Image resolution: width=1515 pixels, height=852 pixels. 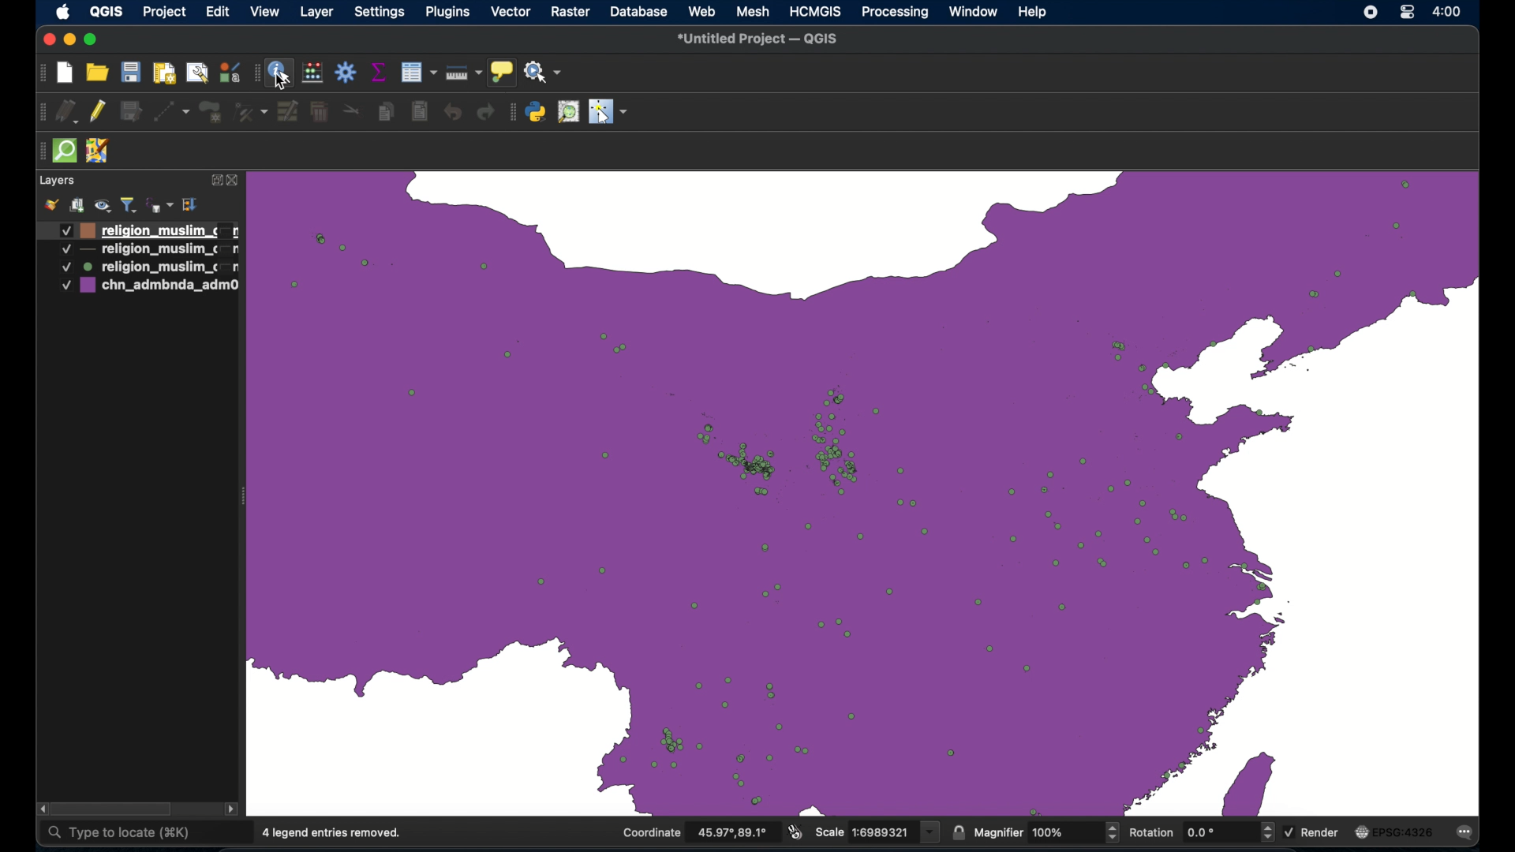 What do you see at coordinates (958, 832) in the screenshot?
I see `lock scale` at bounding box center [958, 832].